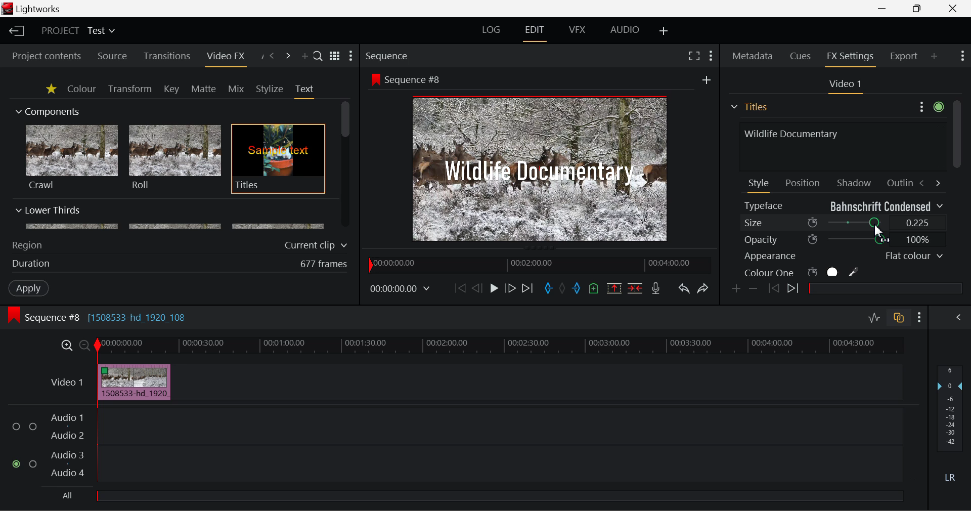  What do you see at coordinates (52, 90) in the screenshot?
I see `Favorites` at bounding box center [52, 90].